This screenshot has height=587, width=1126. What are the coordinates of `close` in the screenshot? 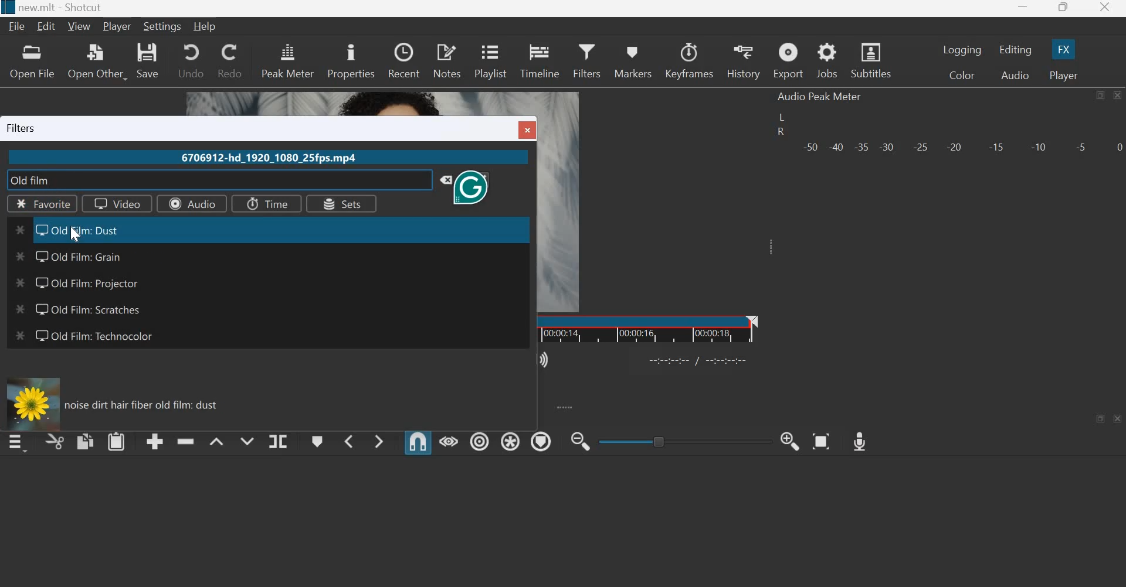 It's located at (1118, 419).